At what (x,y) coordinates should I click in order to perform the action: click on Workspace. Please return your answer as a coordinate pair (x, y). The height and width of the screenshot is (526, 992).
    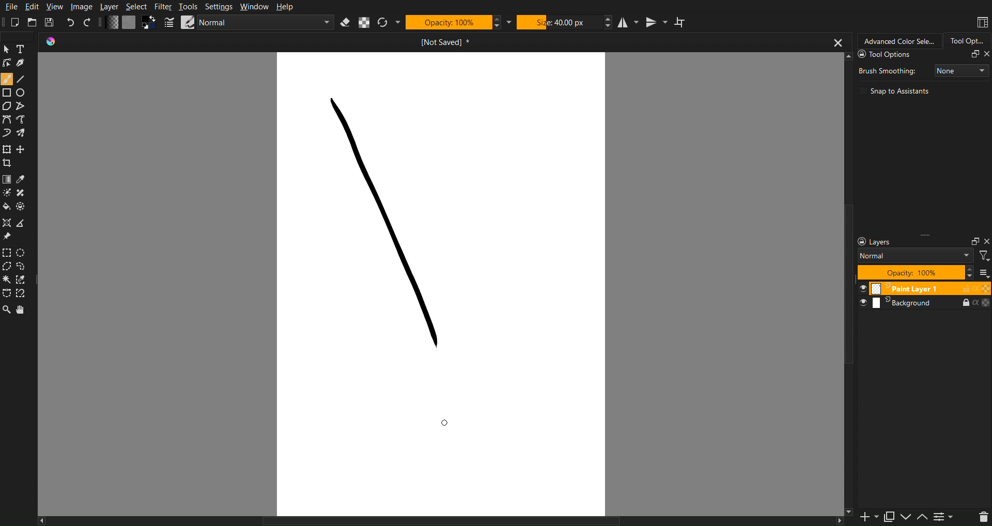
    Looking at the image, I should click on (982, 22).